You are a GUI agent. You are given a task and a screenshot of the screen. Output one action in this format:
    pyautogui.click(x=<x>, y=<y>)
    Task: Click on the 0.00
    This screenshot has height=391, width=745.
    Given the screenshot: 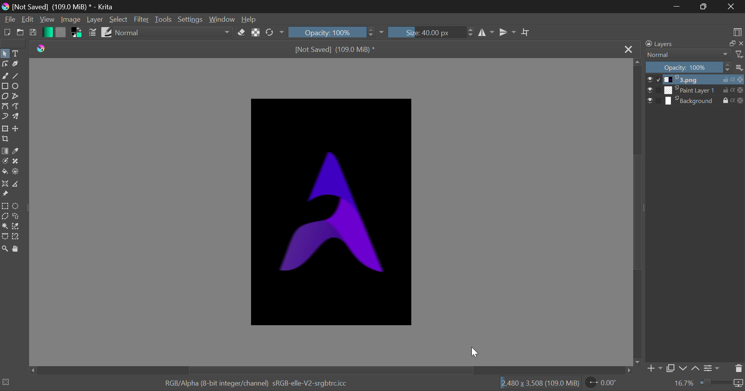 What is the action you would take?
    pyautogui.click(x=603, y=384)
    